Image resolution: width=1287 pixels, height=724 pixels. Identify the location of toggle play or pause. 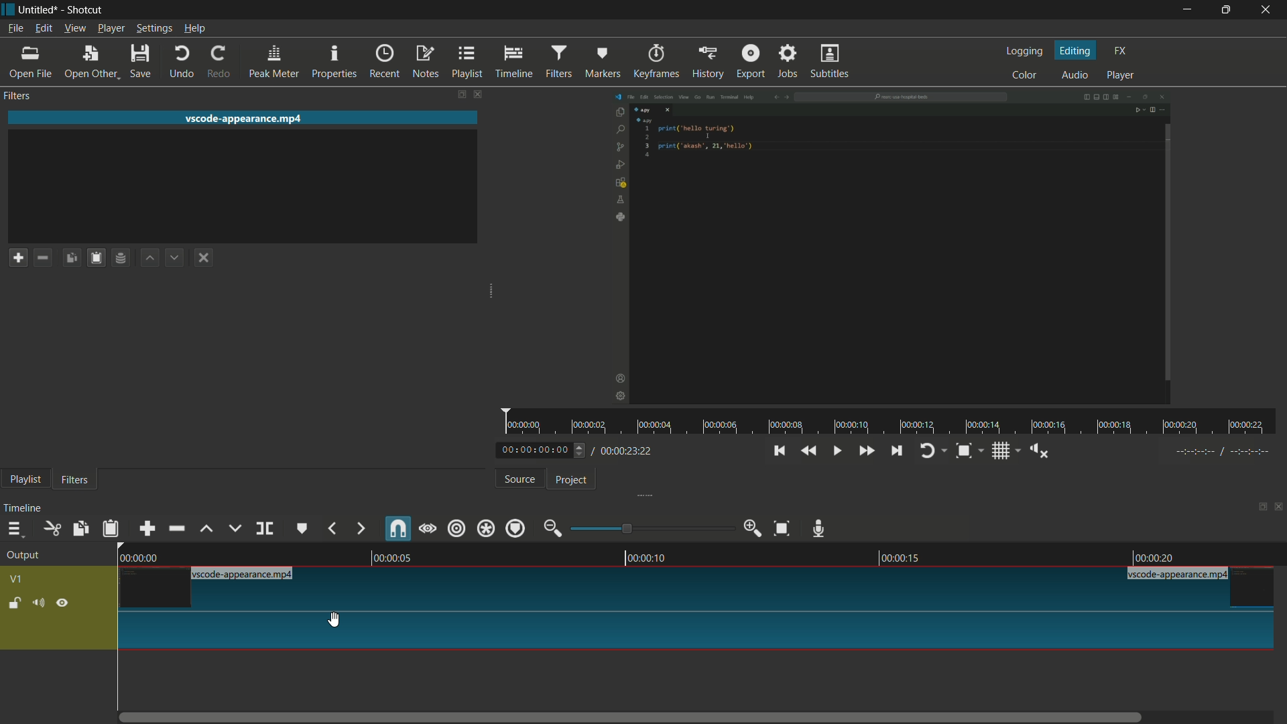
(835, 451).